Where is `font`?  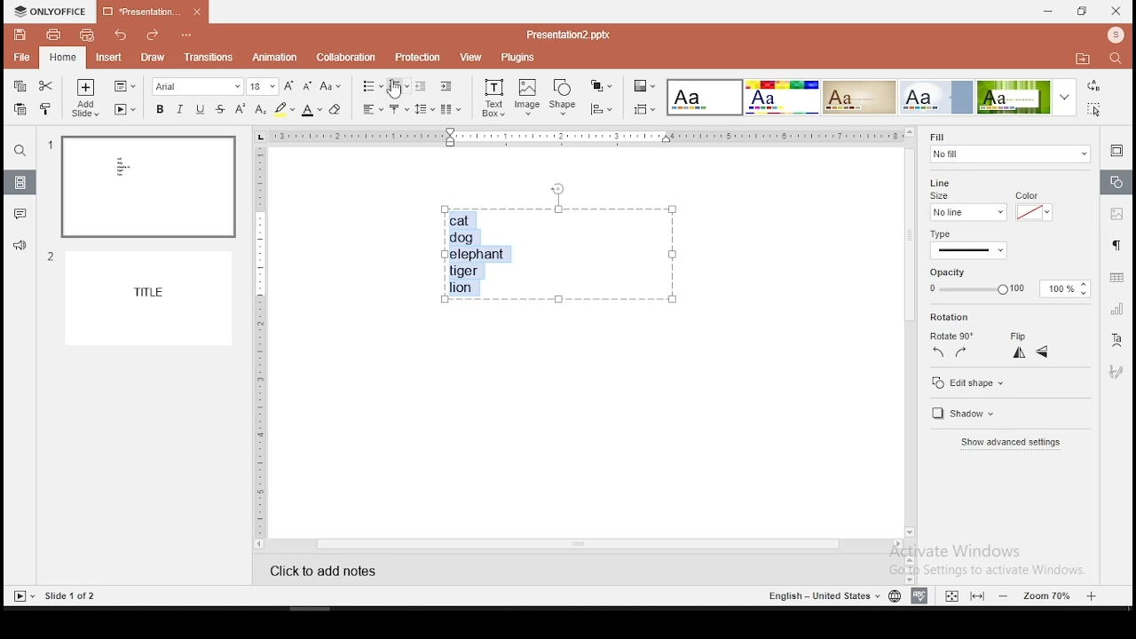
font is located at coordinates (195, 86).